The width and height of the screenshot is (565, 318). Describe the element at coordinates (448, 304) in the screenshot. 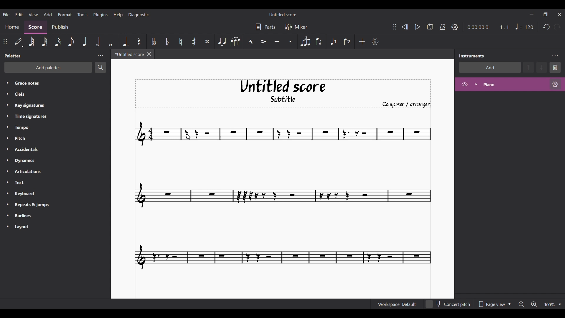

I see `Concert pitch toggle` at that location.